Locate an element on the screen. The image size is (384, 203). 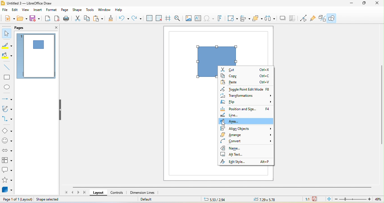
minimze is located at coordinates (350, 4).